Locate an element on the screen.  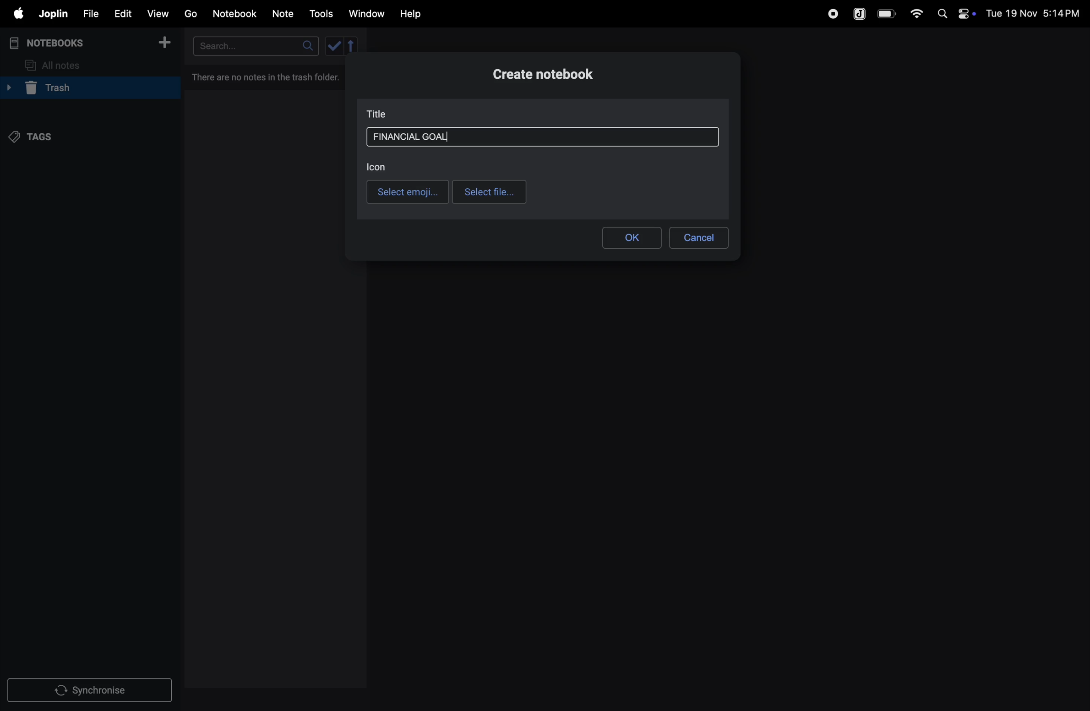
cancel is located at coordinates (699, 238).